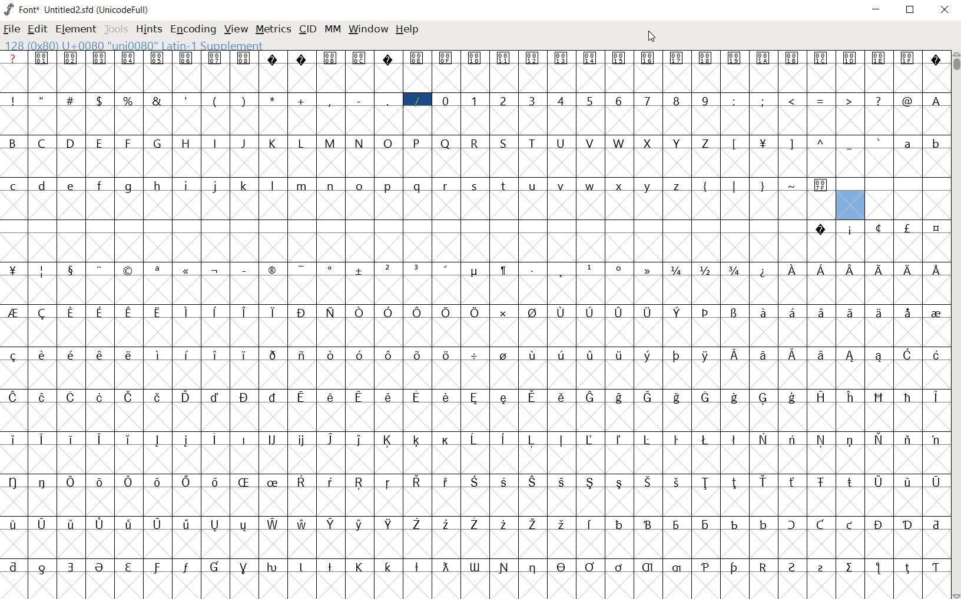  Describe the element at coordinates (821, 186) in the screenshot. I see `glyph` at that location.